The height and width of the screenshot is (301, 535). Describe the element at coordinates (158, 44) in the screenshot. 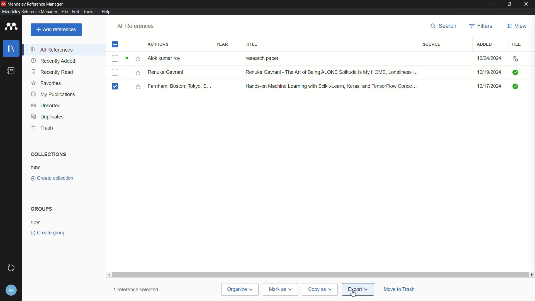

I see `authors` at that location.